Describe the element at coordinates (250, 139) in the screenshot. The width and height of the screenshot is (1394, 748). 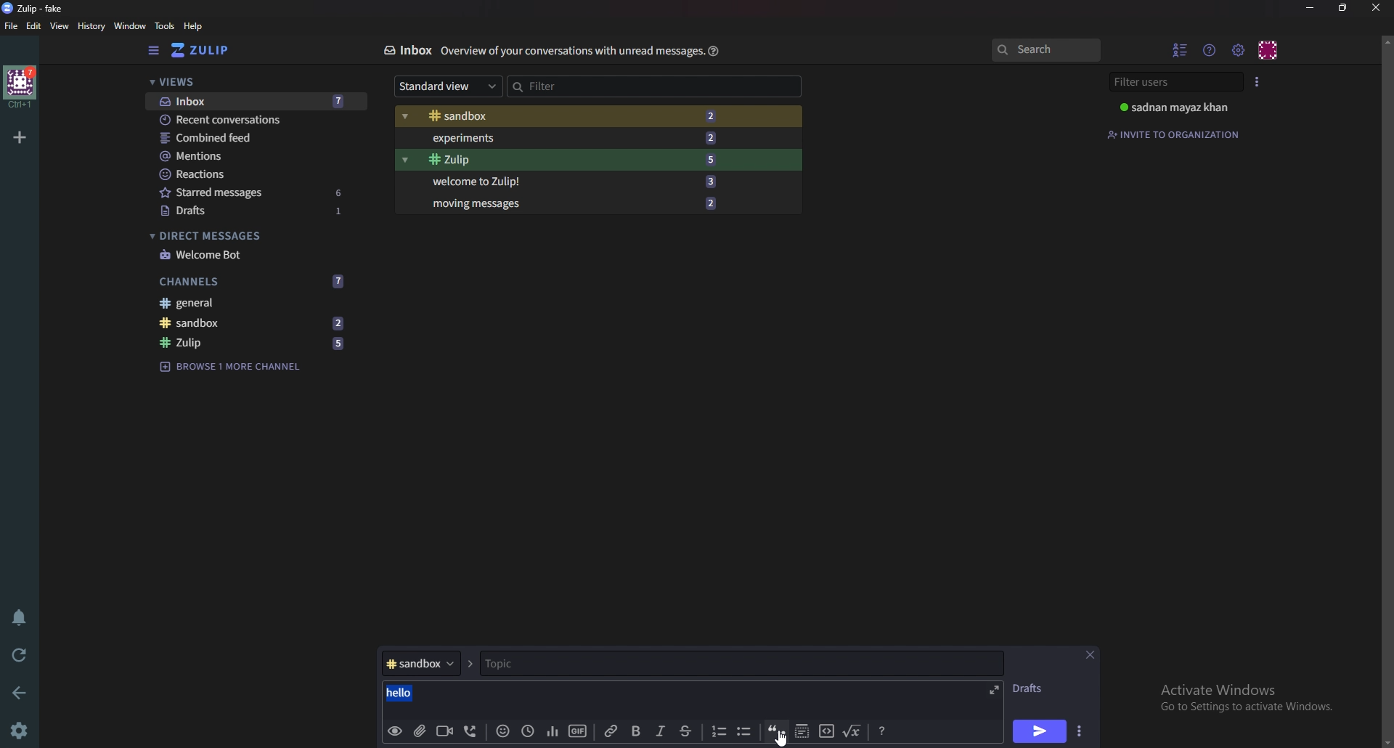
I see `Combined feed` at that location.